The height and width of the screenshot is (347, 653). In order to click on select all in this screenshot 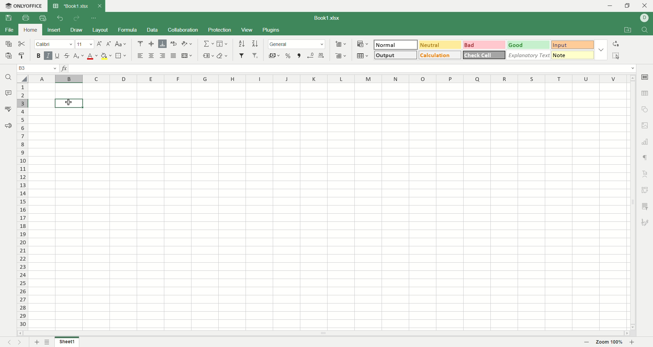, I will do `click(22, 79)`.